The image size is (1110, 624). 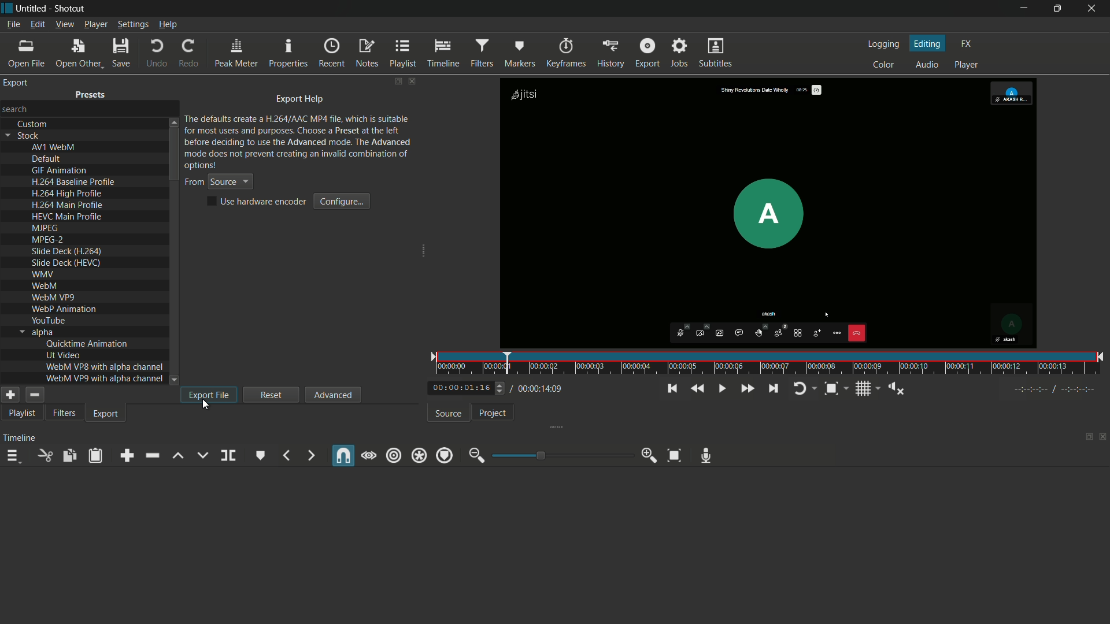 I want to click on timeline, so click(x=442, y=54).